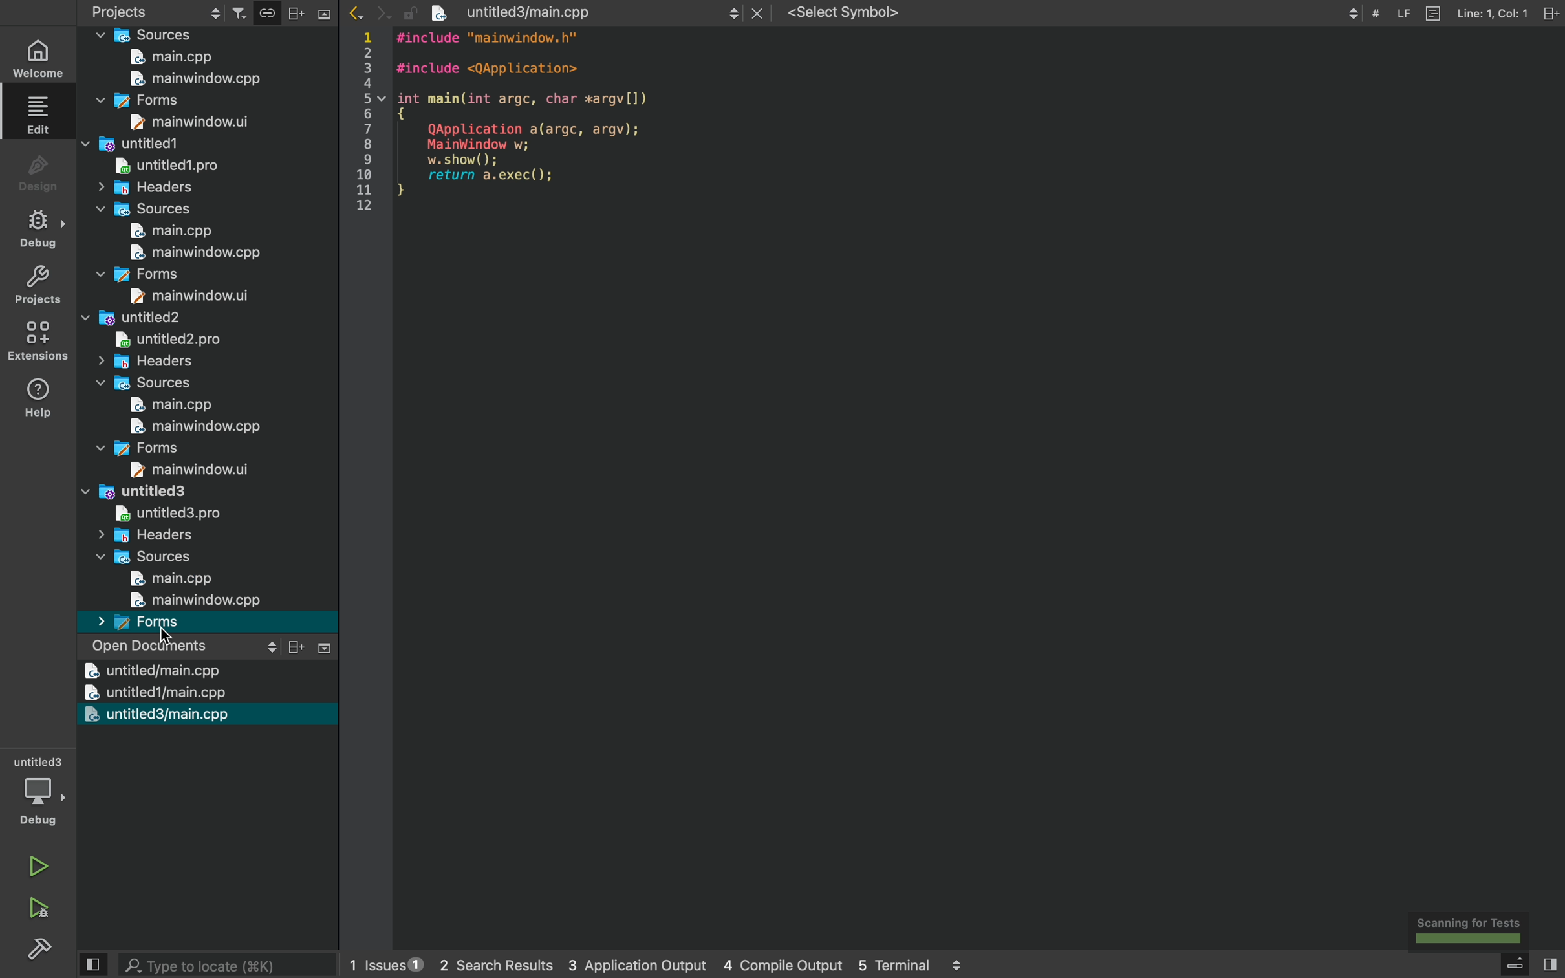 The image size is (1565, 978). Describe the element at coordinates (195, 80) in the screenshot. I see `mainwindow` at that location.